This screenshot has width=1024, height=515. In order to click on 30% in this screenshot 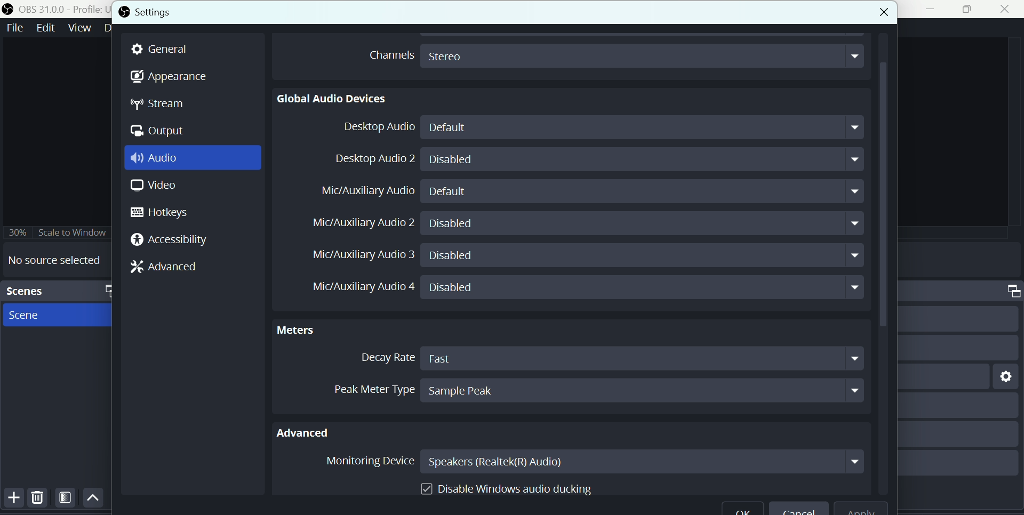, I will do `click(17, 231)`.